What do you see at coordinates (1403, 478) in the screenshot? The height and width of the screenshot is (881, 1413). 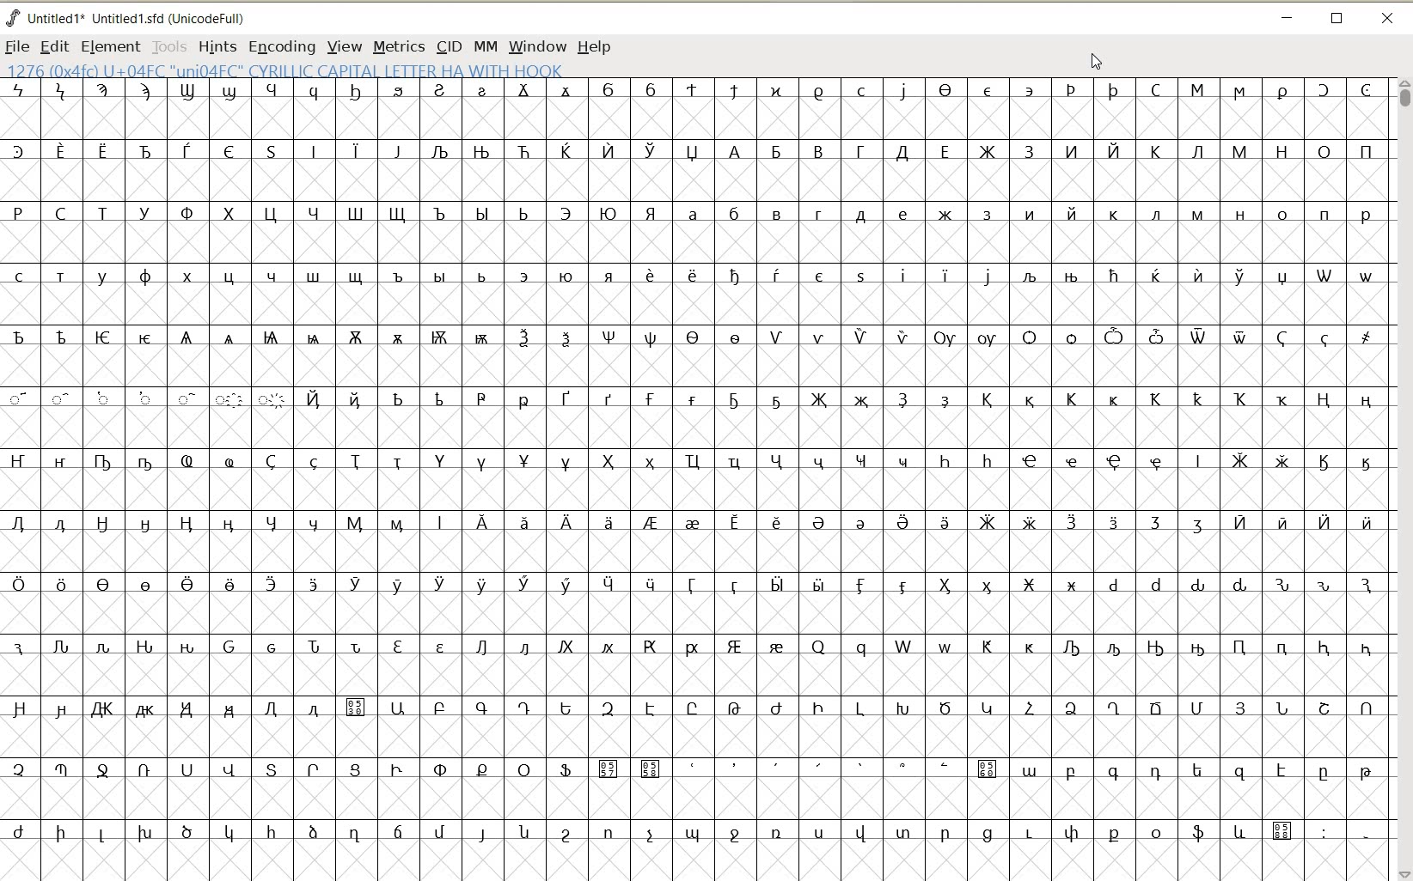 I see `SCROLLBAR` at bounding box center [1403, 478].